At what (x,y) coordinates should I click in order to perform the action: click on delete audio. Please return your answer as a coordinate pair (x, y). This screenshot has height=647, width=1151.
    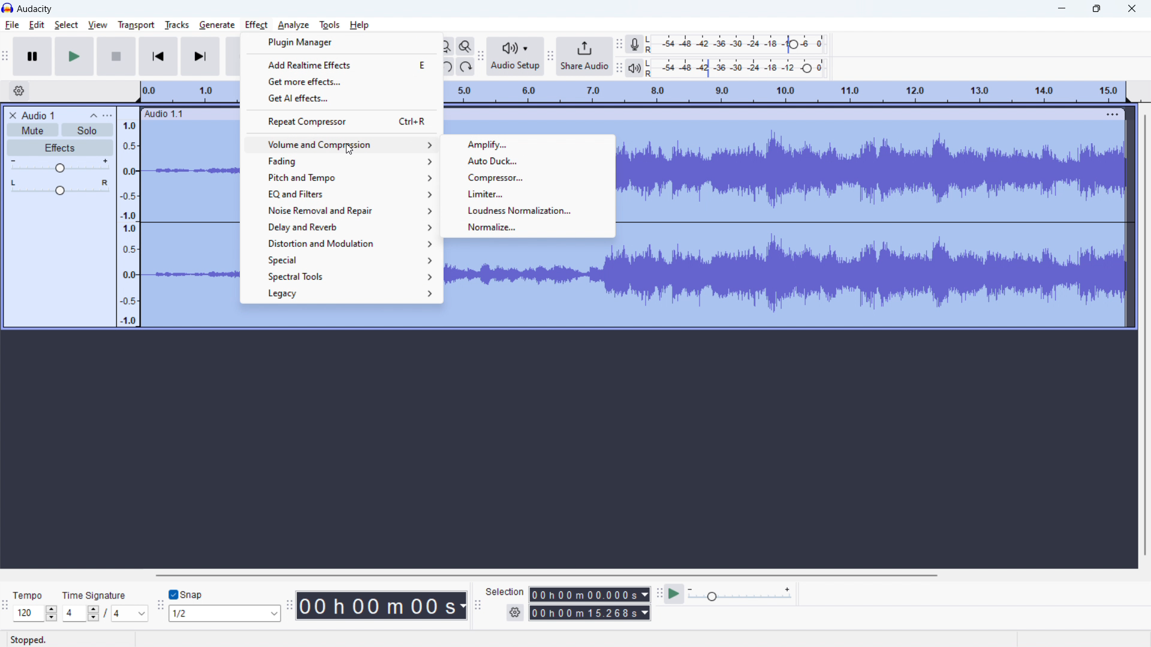
    Looking at the image, I should click on (12, 116).